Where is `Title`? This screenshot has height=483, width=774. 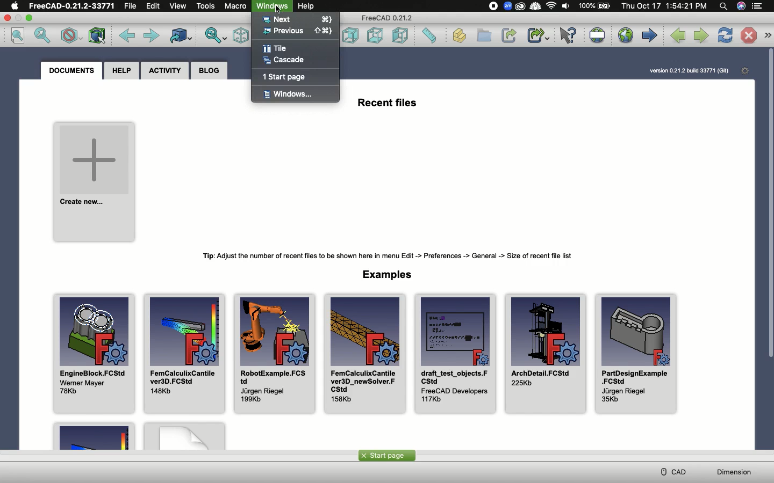
Title is located at coordinates (275, 49).